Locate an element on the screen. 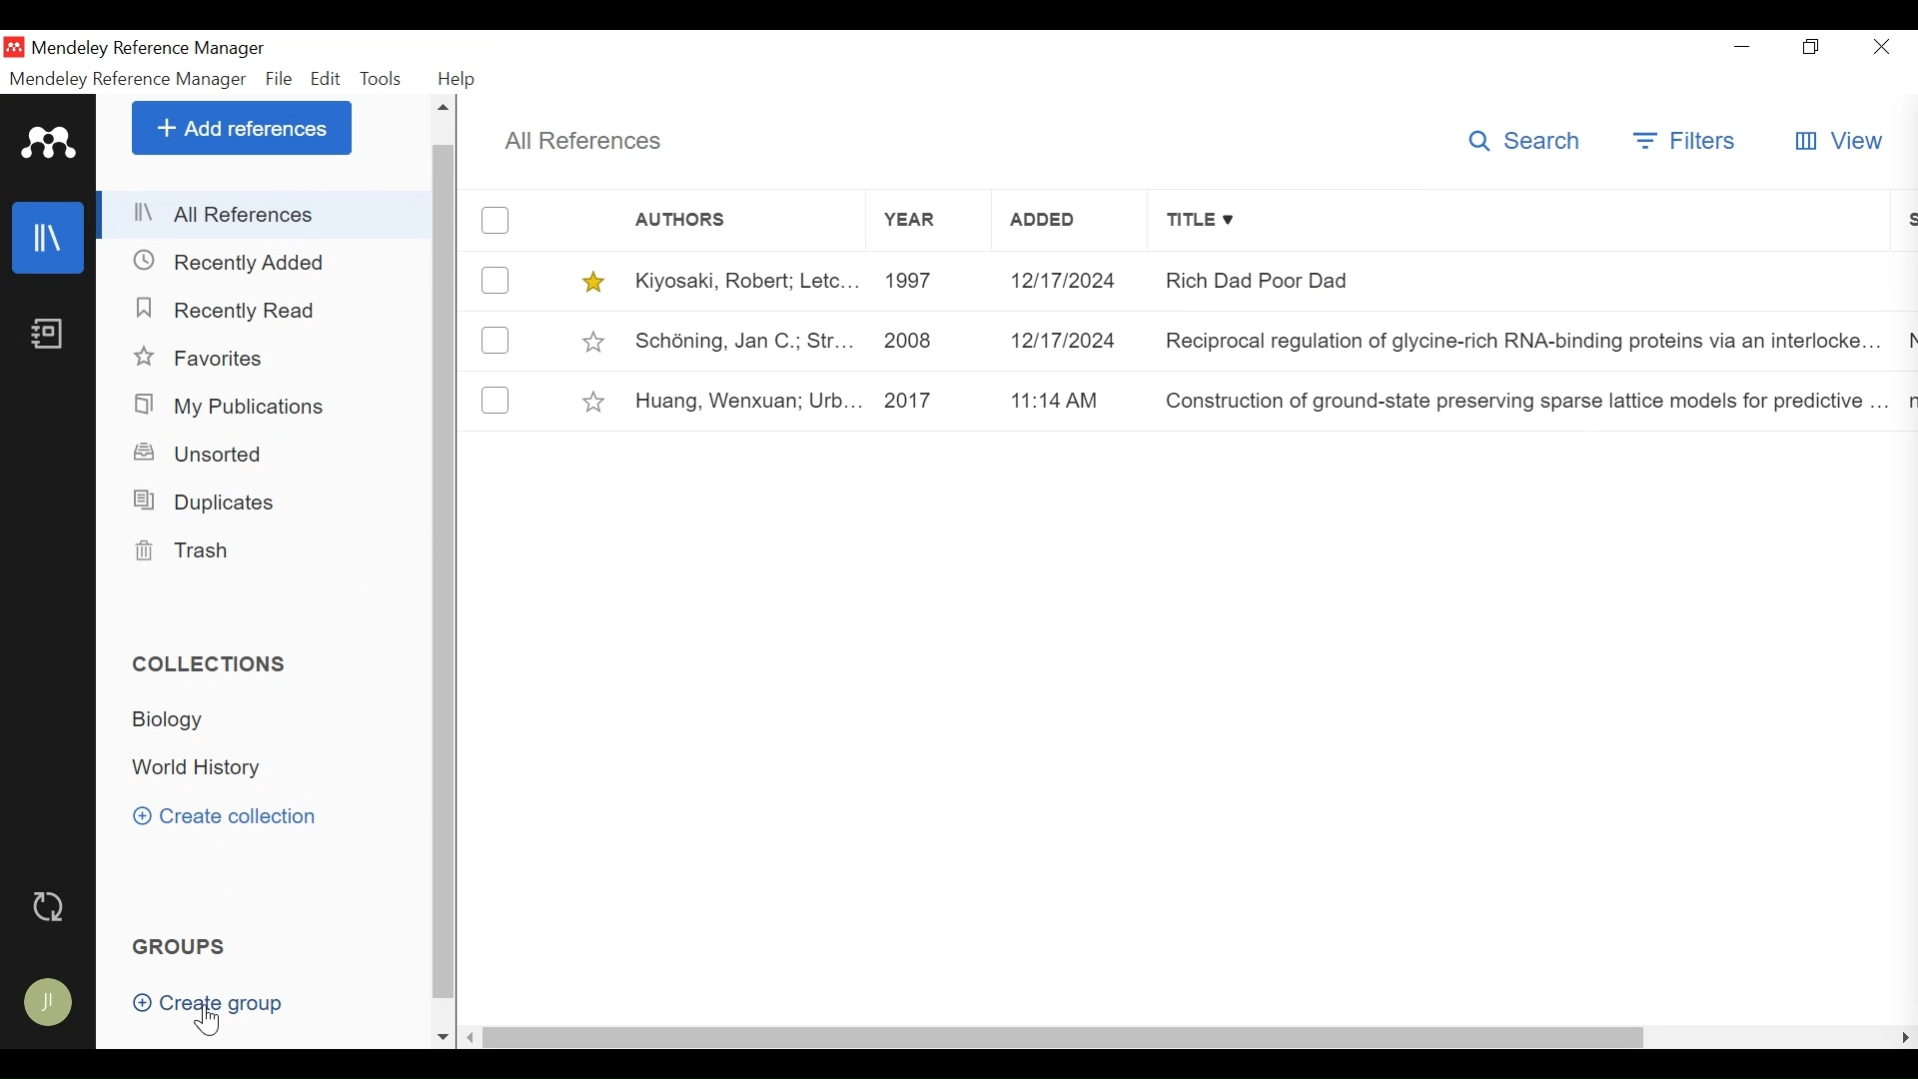  (un)select is located at coordinates (493, 342).